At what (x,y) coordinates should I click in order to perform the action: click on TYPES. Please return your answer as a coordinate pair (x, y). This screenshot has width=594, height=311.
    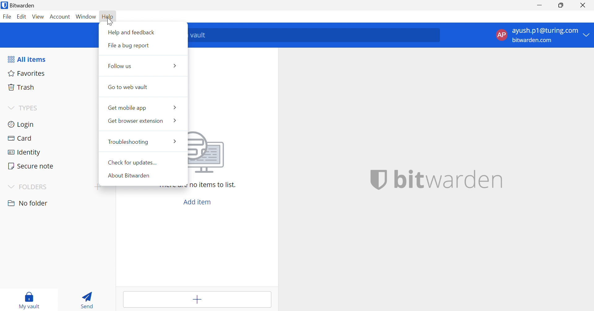
    Looking at the image, I should click on (24, 107).